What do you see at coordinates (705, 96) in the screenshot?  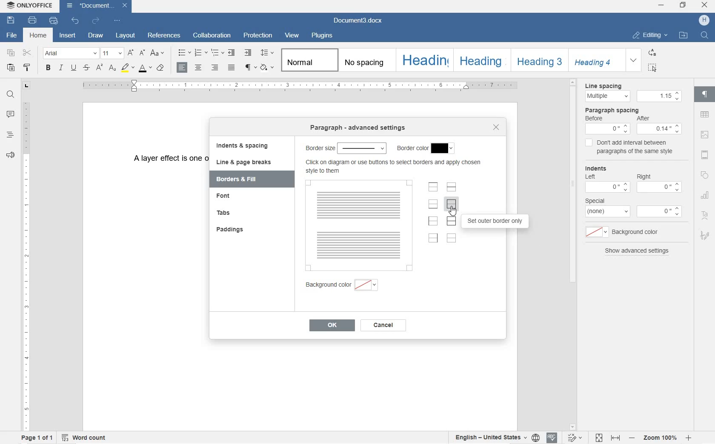 I see `PARAGRAPH SETTINGS` at bounding box center [705, 96].